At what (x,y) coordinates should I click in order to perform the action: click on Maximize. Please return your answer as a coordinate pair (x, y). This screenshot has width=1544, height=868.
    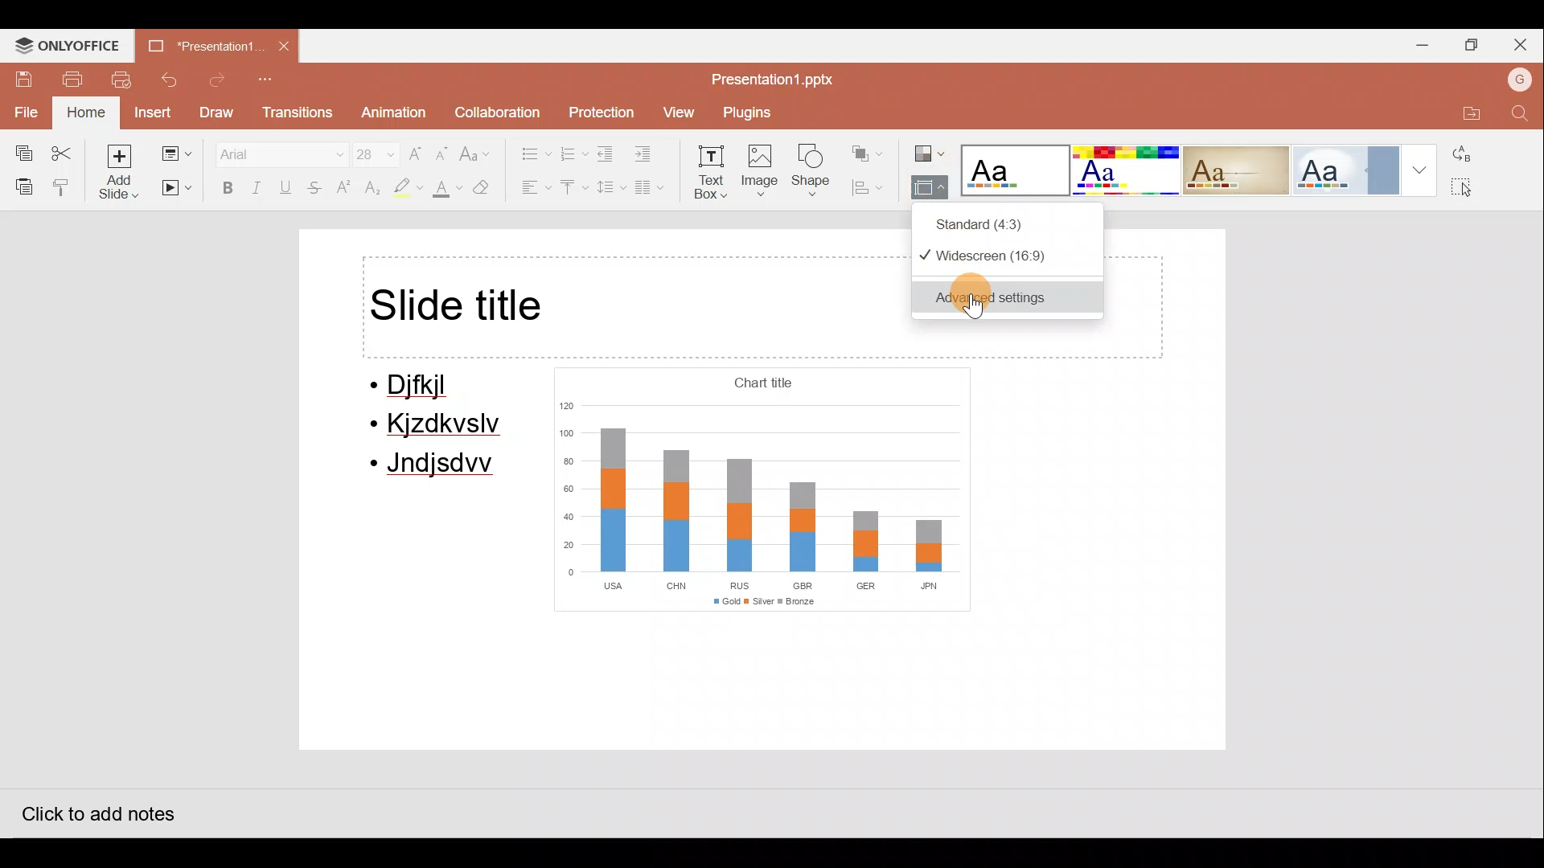
    Looking at the image, I should click on (1473, 43).